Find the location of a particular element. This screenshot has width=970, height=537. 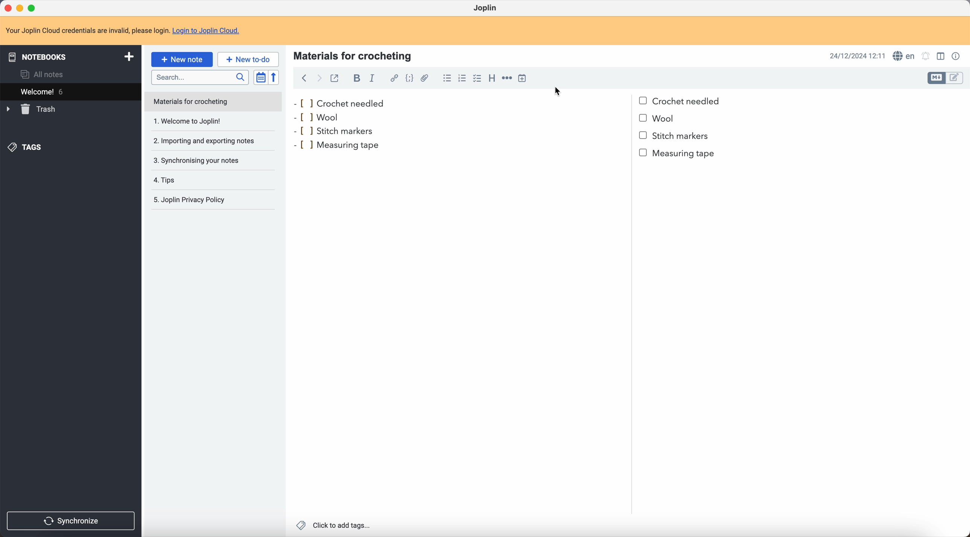

importing and exporting notes is located at coordinates (209, 140).